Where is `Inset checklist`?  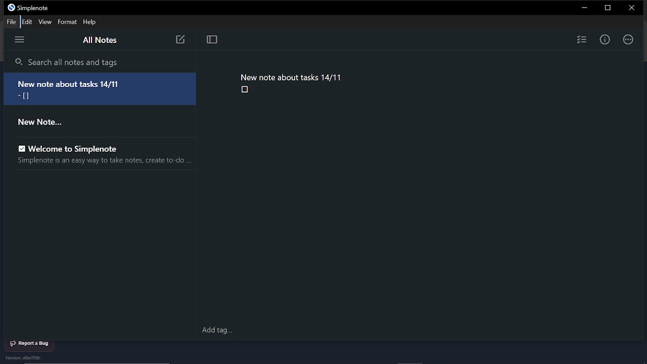
Inset checklist is located at coordinates (581, 40).